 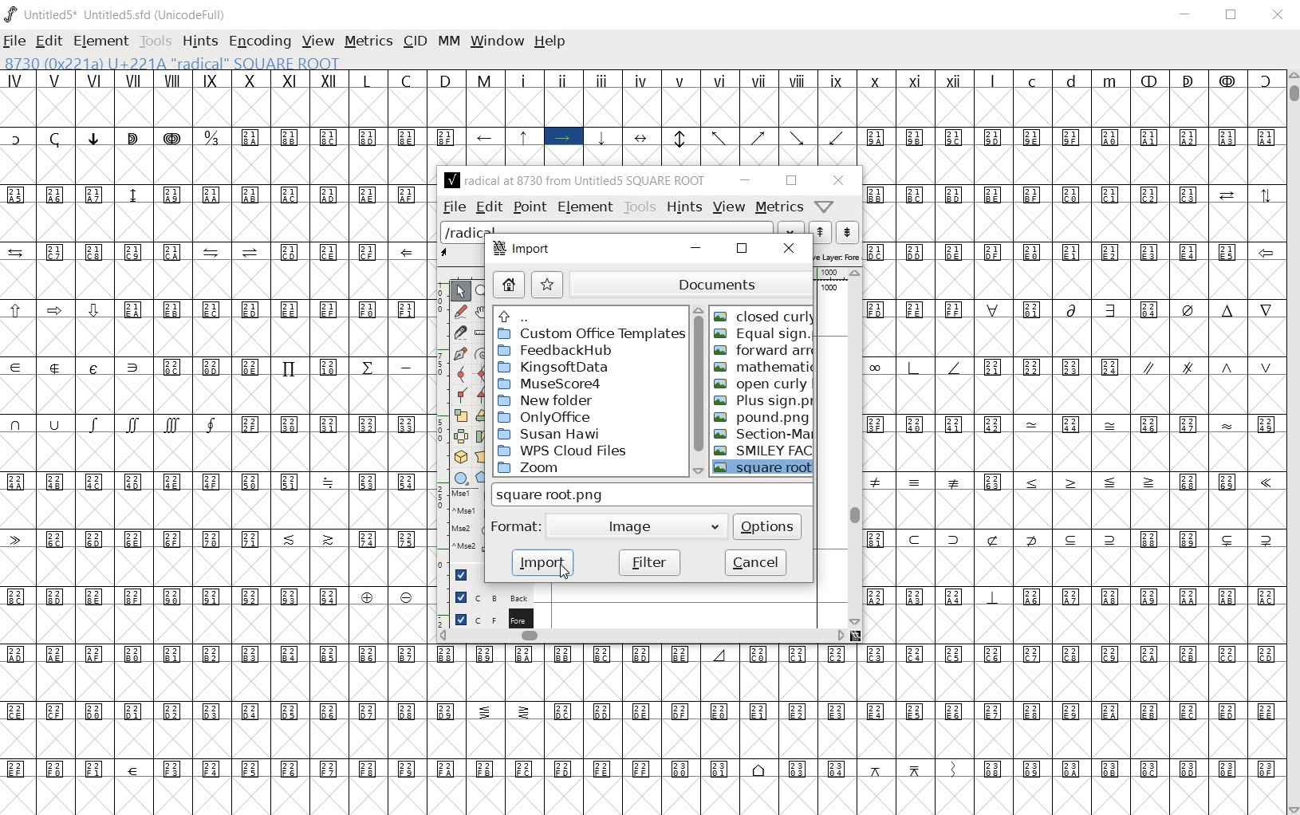 What do you see at coordinates (463, 574) in the screenshot?
I see `Guide` at bounding box center [463, 574].